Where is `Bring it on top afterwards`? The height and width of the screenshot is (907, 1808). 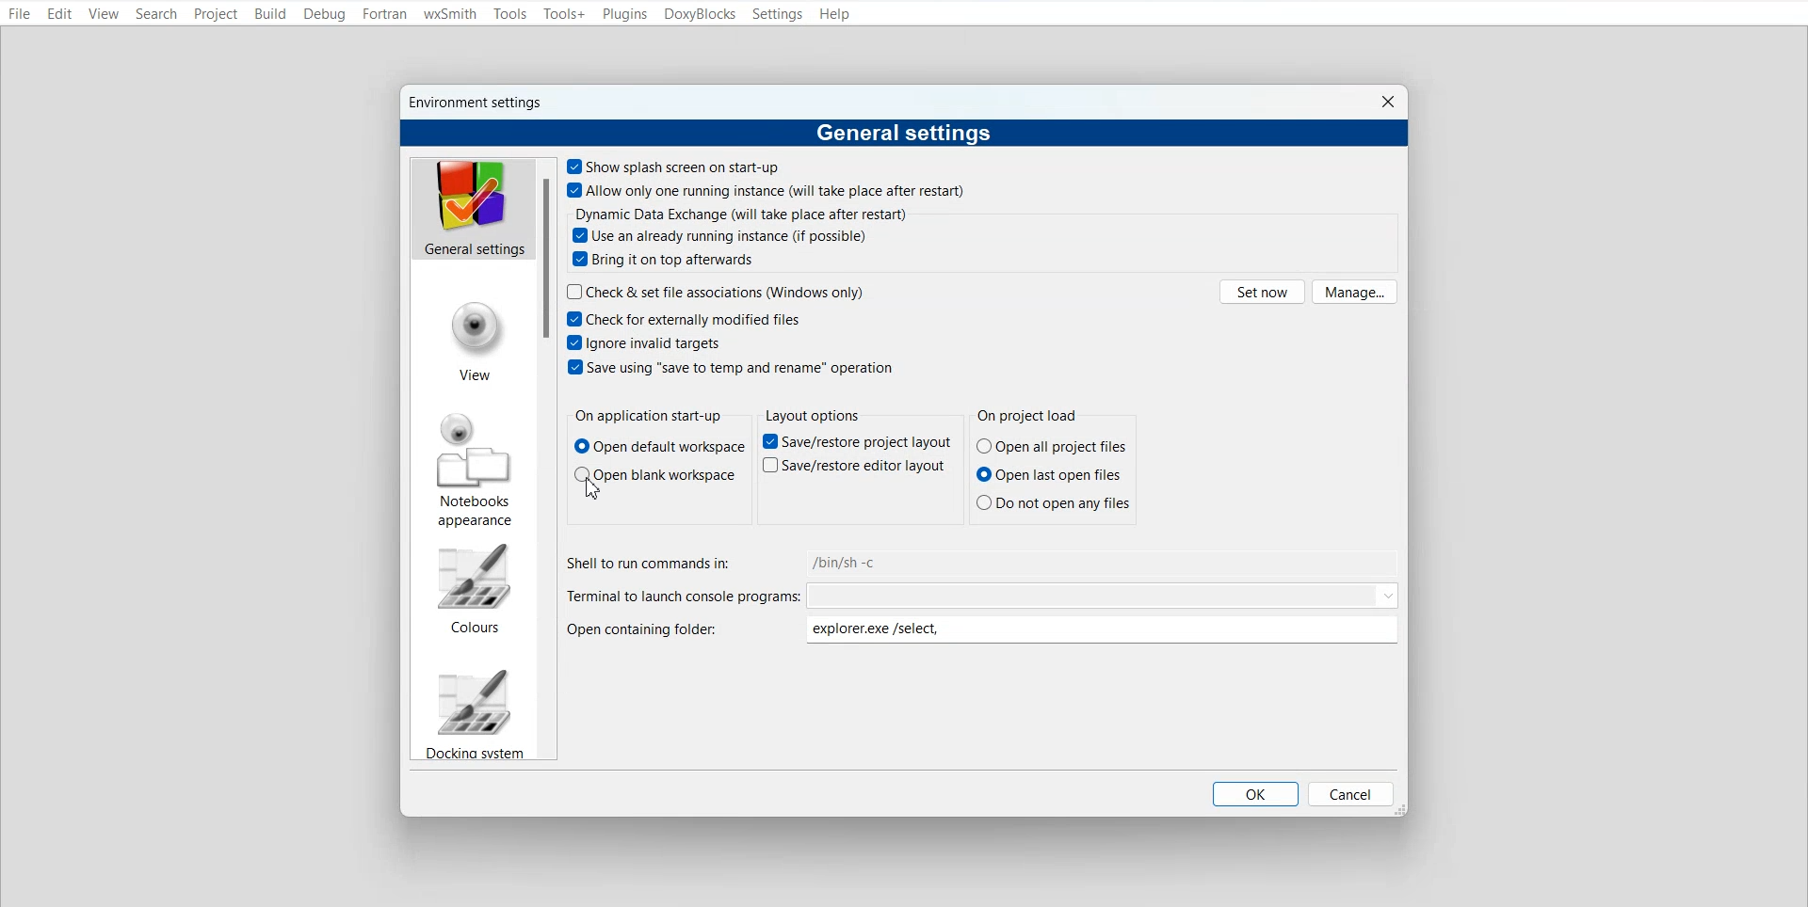
Bring it on top afterwards is located at coordinates (665, 260).